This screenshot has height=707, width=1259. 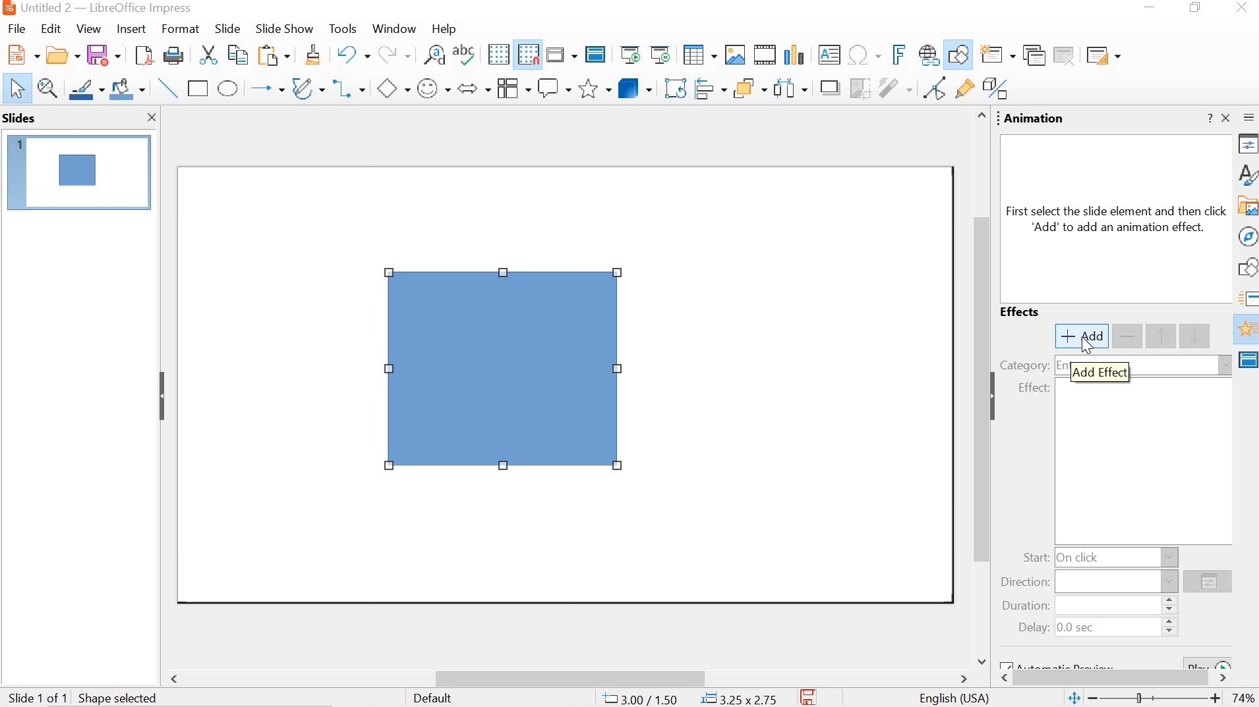 I want to click on navigator, so click(x=1248, y=234).